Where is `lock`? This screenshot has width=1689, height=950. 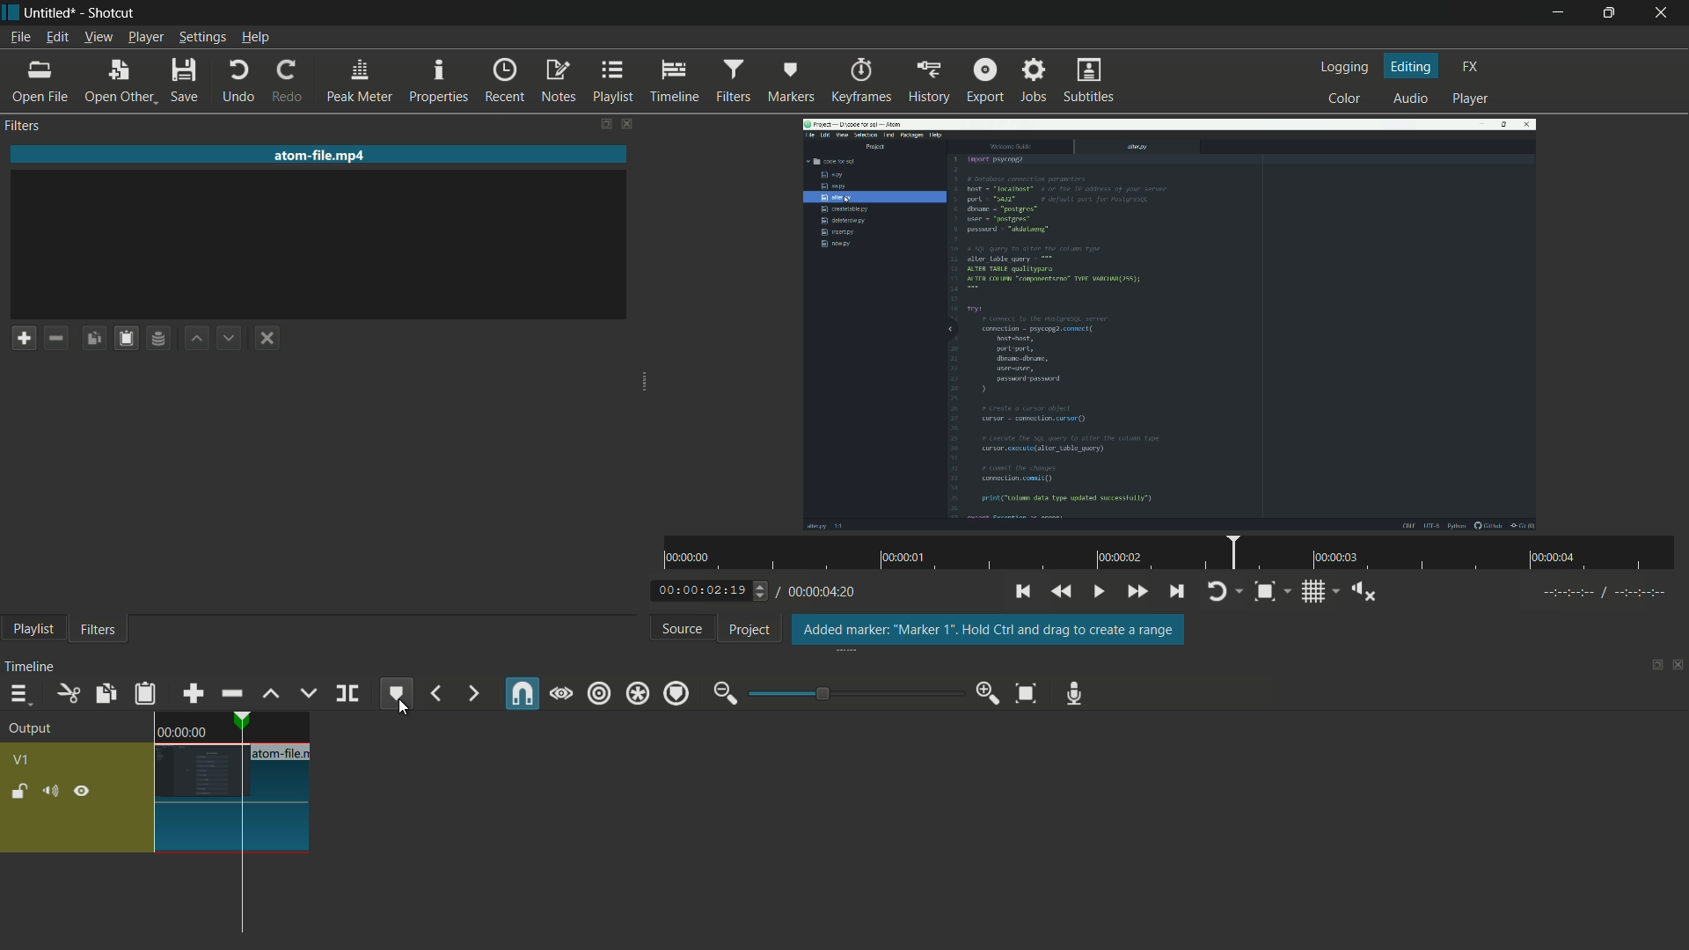 lock is located at coordinates (15, 791).